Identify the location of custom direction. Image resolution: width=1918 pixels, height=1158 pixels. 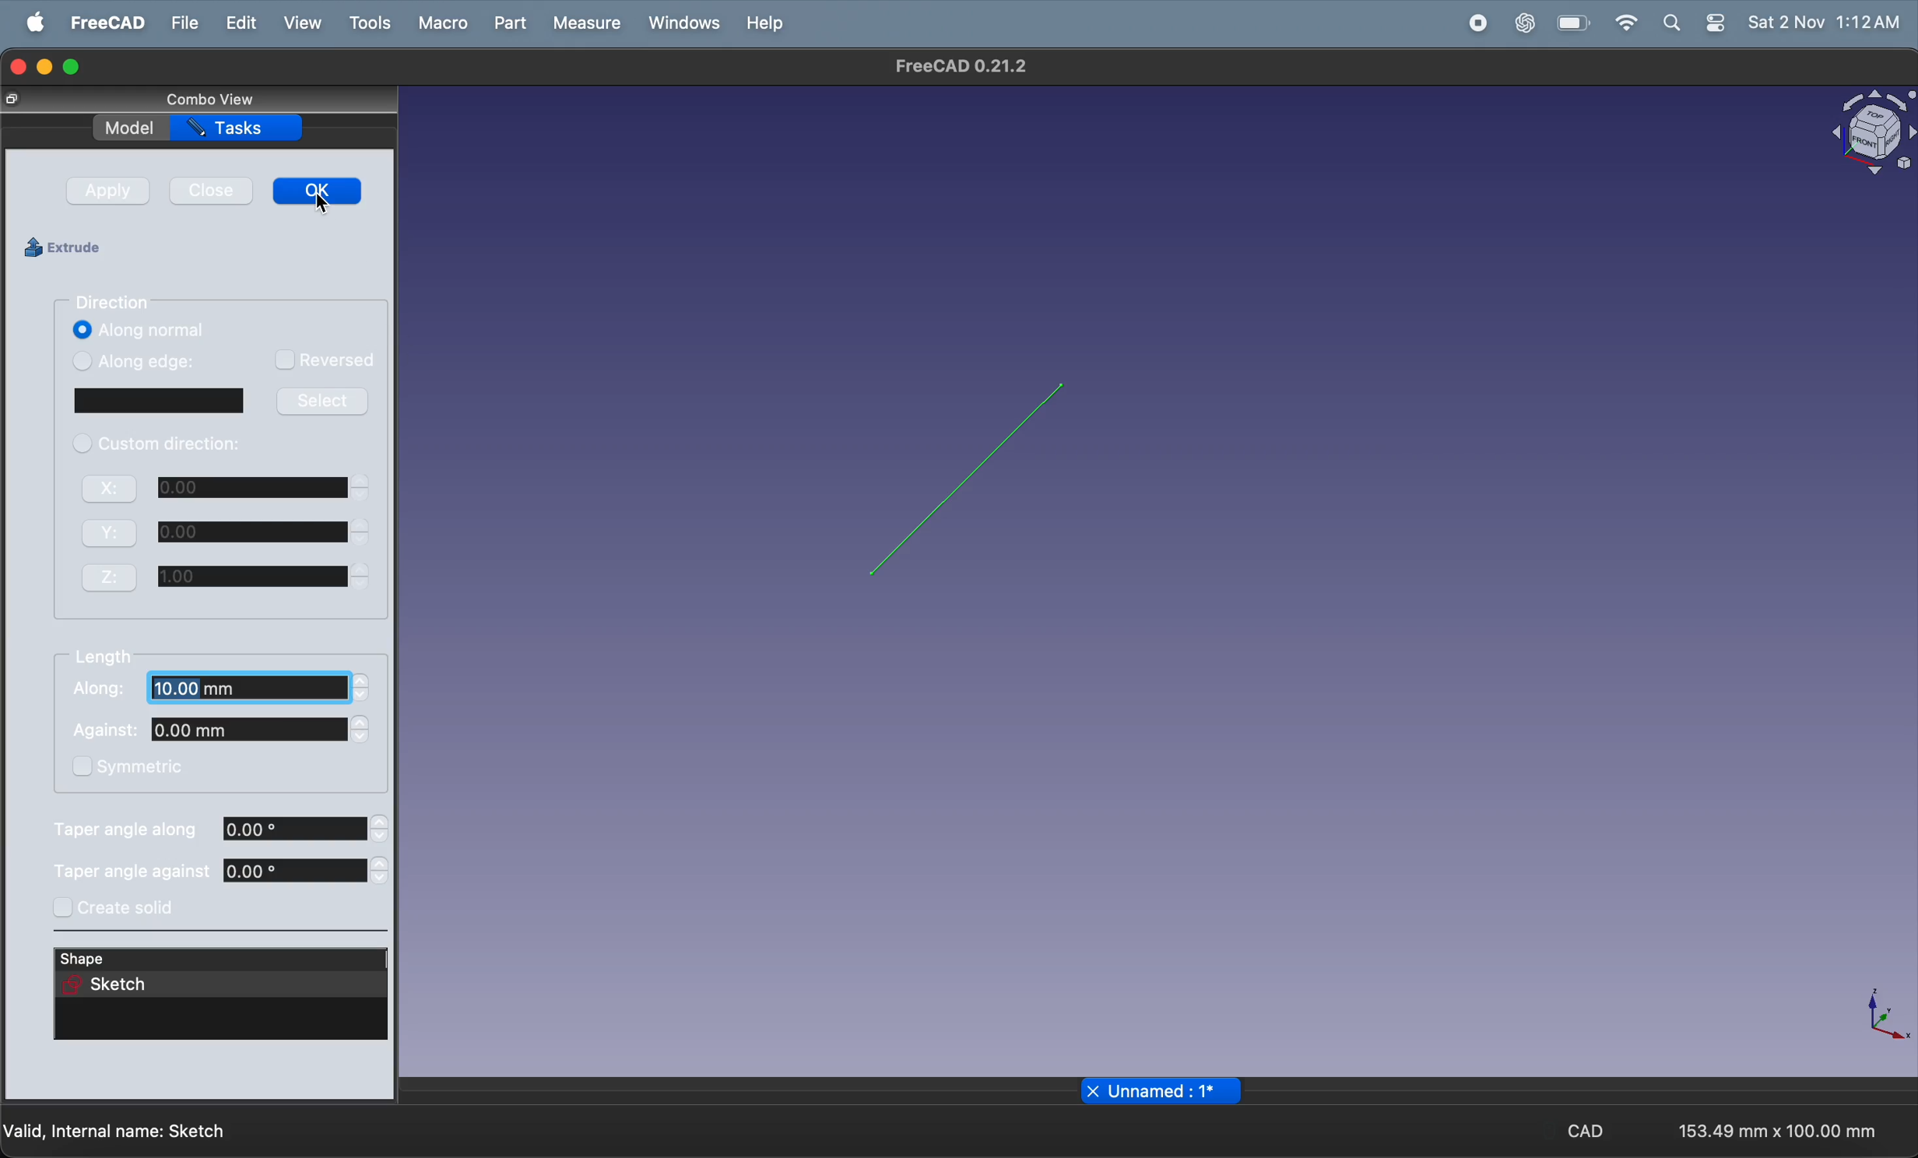
(172, 444).